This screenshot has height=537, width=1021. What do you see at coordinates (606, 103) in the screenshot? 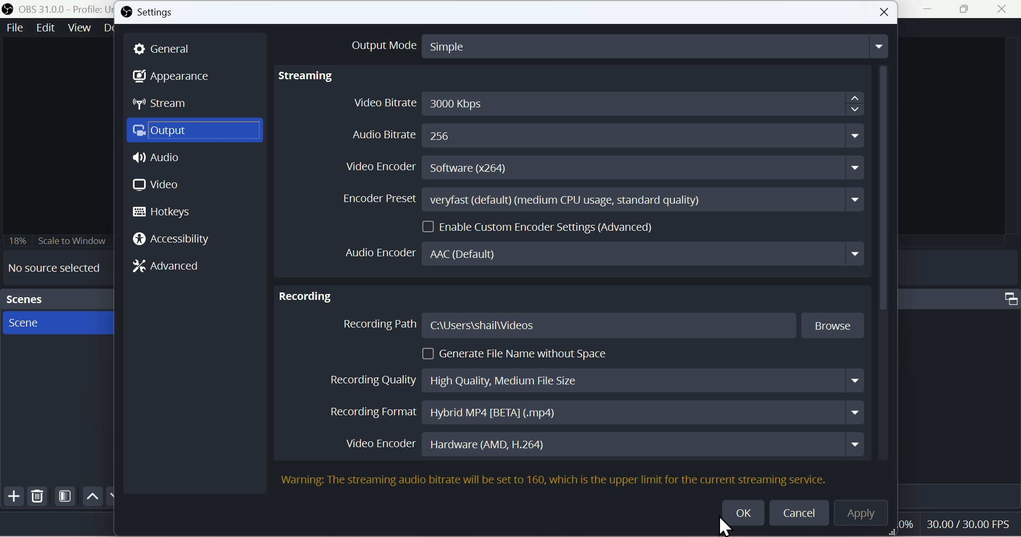
I see `Video Bitrate` at bounding box center [606, 103].